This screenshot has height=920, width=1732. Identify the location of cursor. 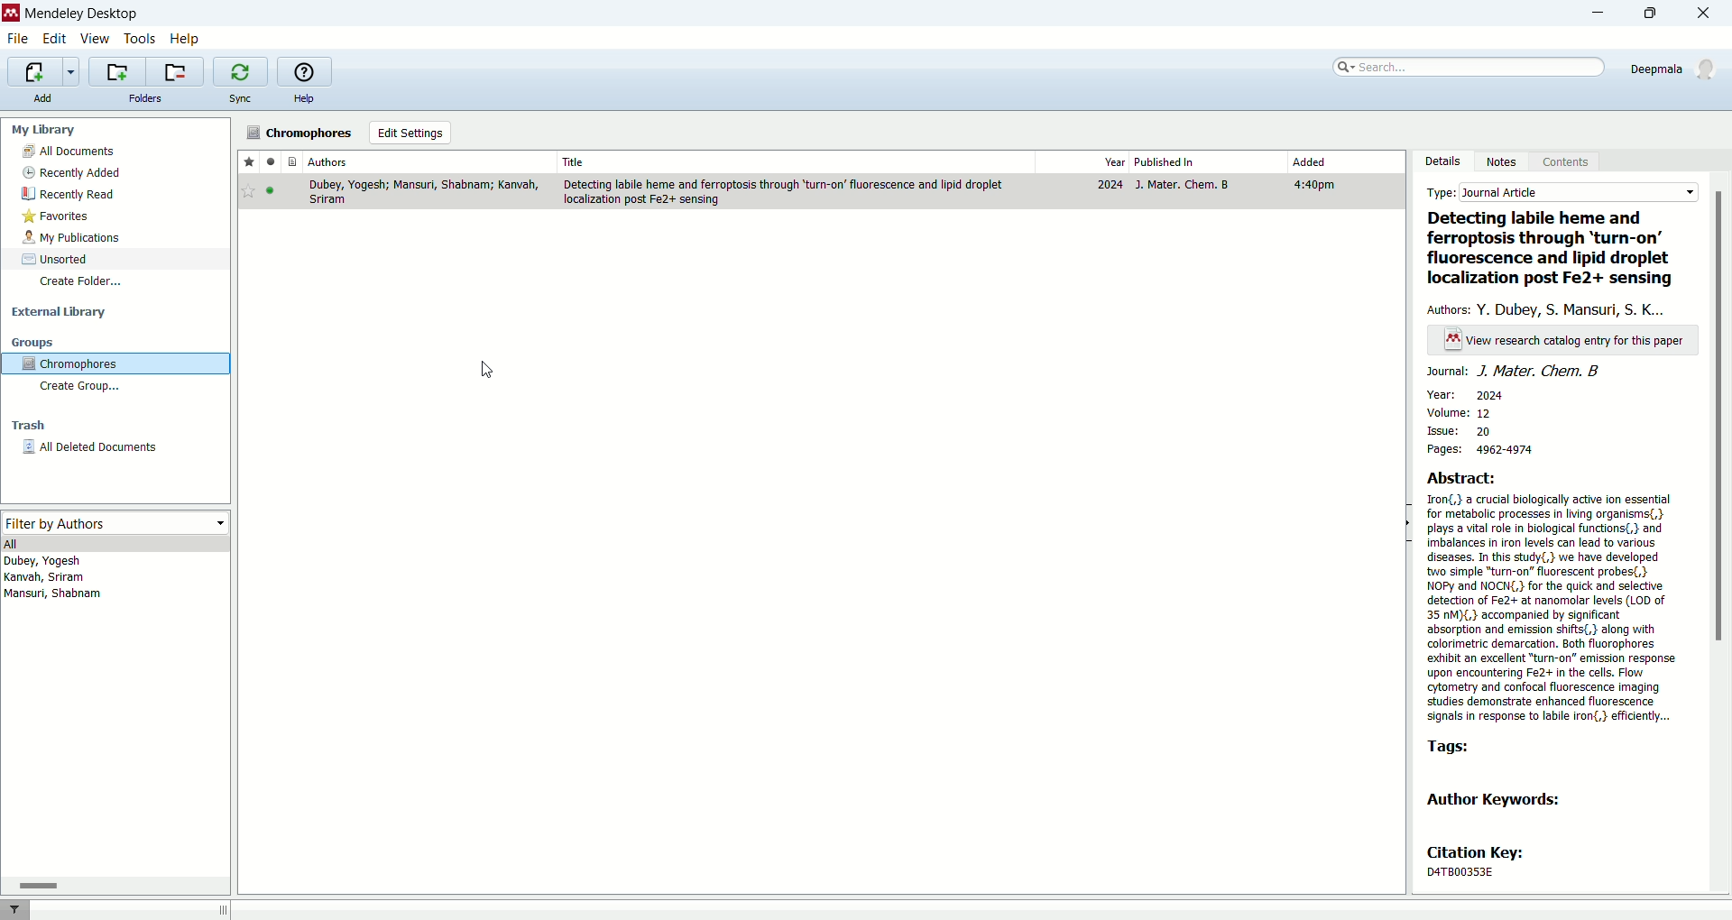
(492, 371).